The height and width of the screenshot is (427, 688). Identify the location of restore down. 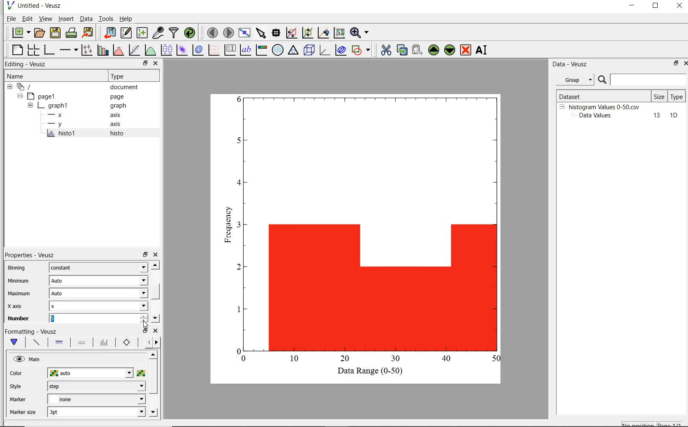
(145, 63).